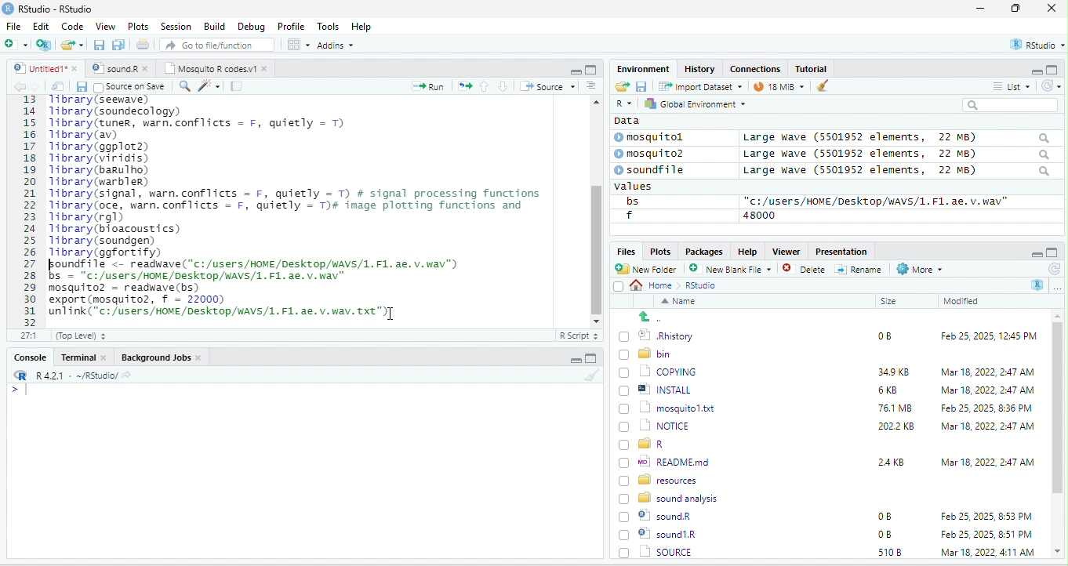 This screenshot has width=1068, height=566. I want to click on © Untitied1* », so click(42, 68).